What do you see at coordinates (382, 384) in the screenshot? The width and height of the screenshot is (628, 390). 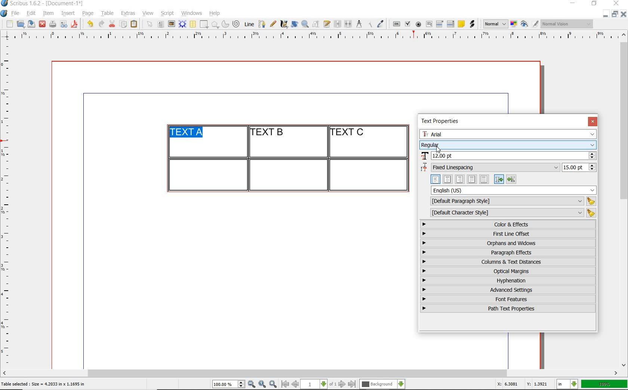 I see `select the current layer` at bounding box center [382, 384].